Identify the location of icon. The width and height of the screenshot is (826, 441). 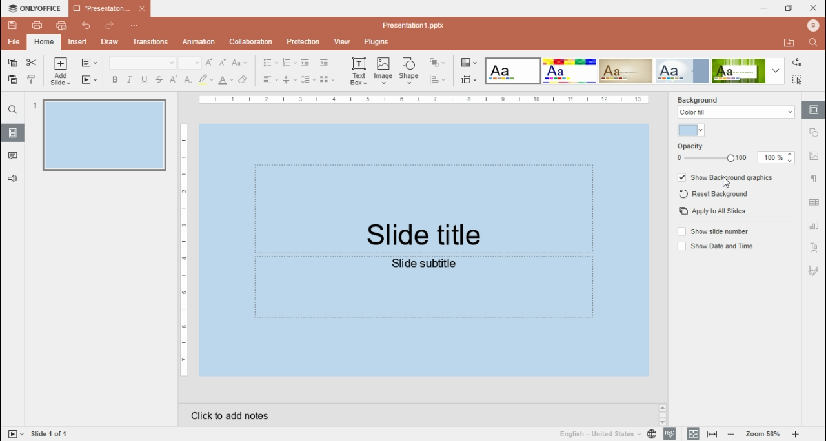
(34, 8).